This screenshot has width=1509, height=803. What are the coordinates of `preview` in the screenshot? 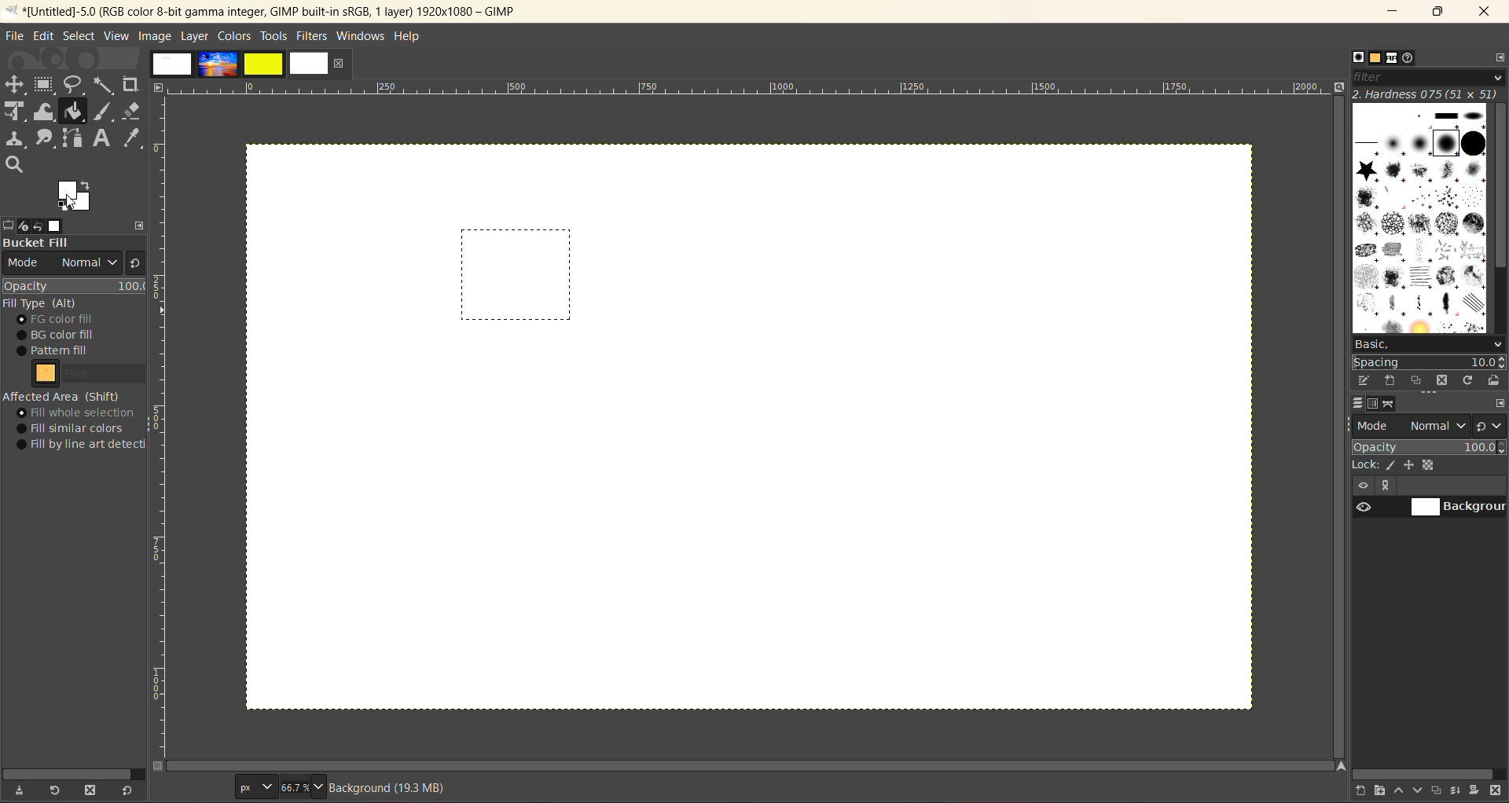 It's located at (1362, 509).